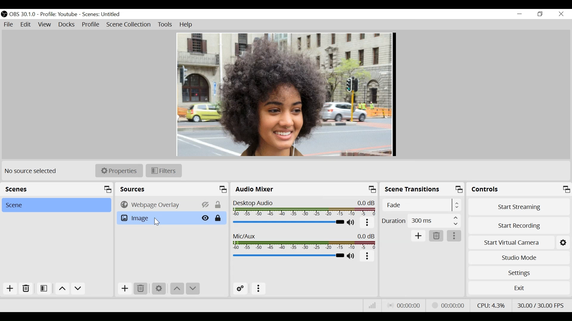 The height and width of the screenshot is (321, 572). What do you see at coordinates (240, 289) in the screenshot?
I see `Advanced Audio Settings ` at bounding box center [240, 289].